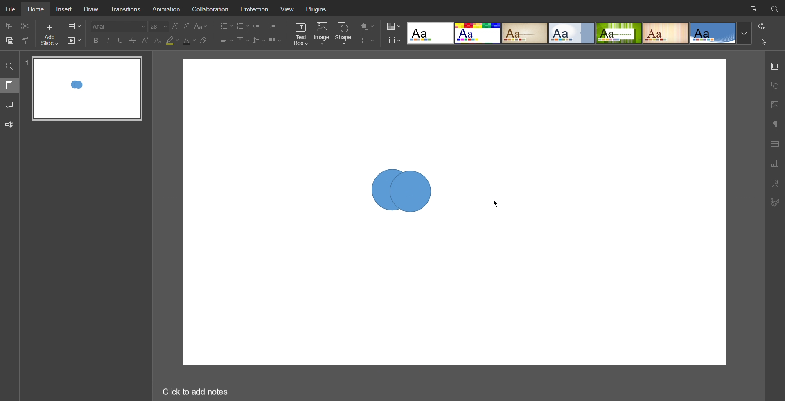  What do you see at coordinates (300, 34) in the screenshot?
I see `Text Box` at bounding box center [300, 34].